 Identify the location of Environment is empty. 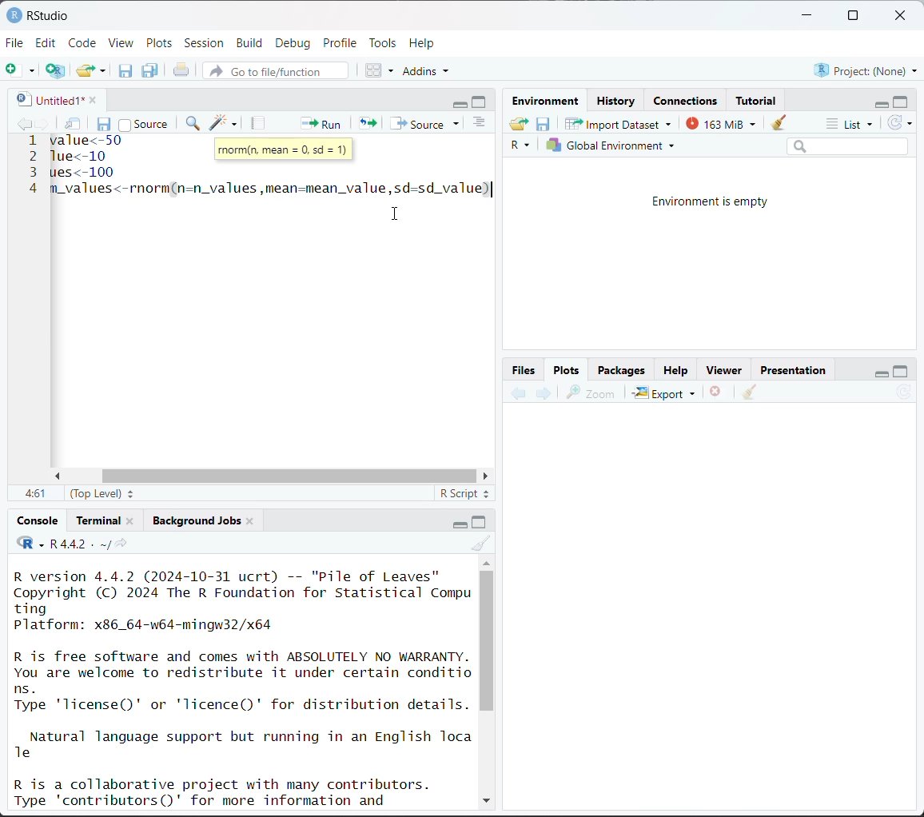
(711, 202).